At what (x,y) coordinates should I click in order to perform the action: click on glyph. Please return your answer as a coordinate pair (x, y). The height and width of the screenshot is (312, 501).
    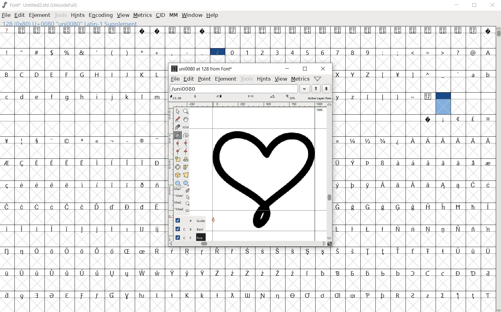
    Looking at the image, I should click on (22, 142).